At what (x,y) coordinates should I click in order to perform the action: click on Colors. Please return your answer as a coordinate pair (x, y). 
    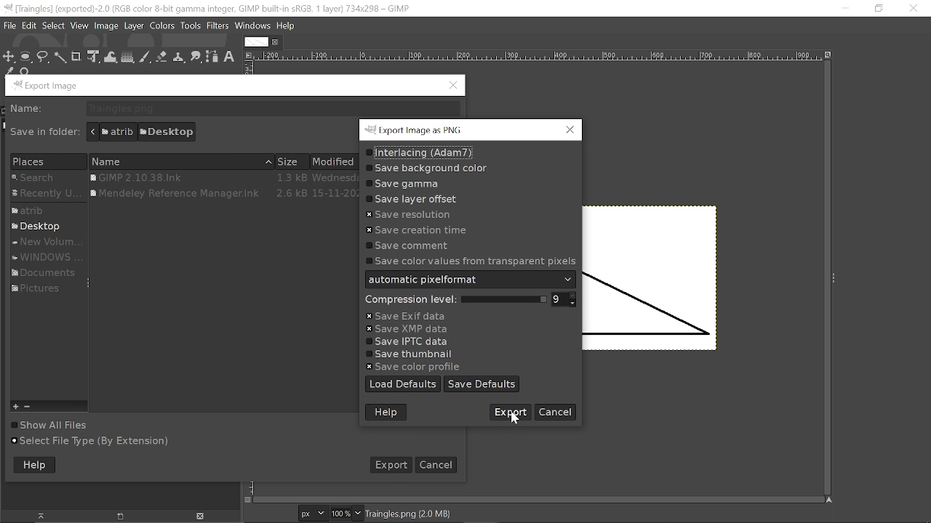
    Looking at the image, I should click on (163, 27).